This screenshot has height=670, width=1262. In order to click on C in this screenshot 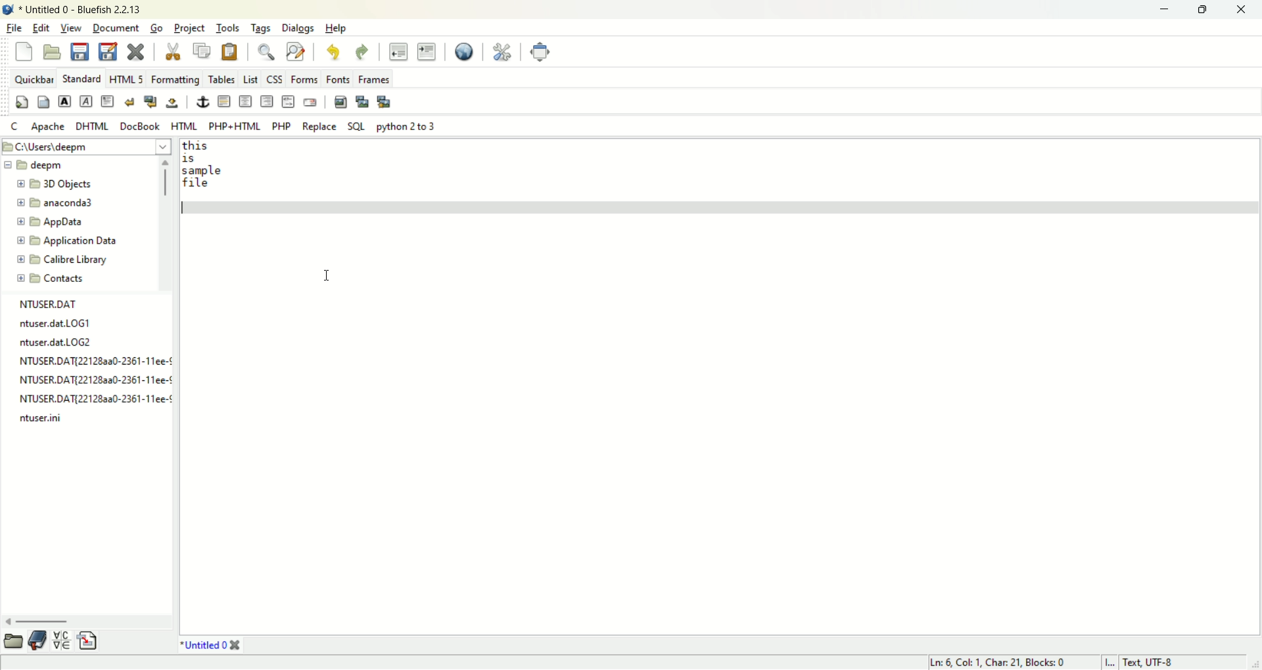, I will do `click(13, 127)`.